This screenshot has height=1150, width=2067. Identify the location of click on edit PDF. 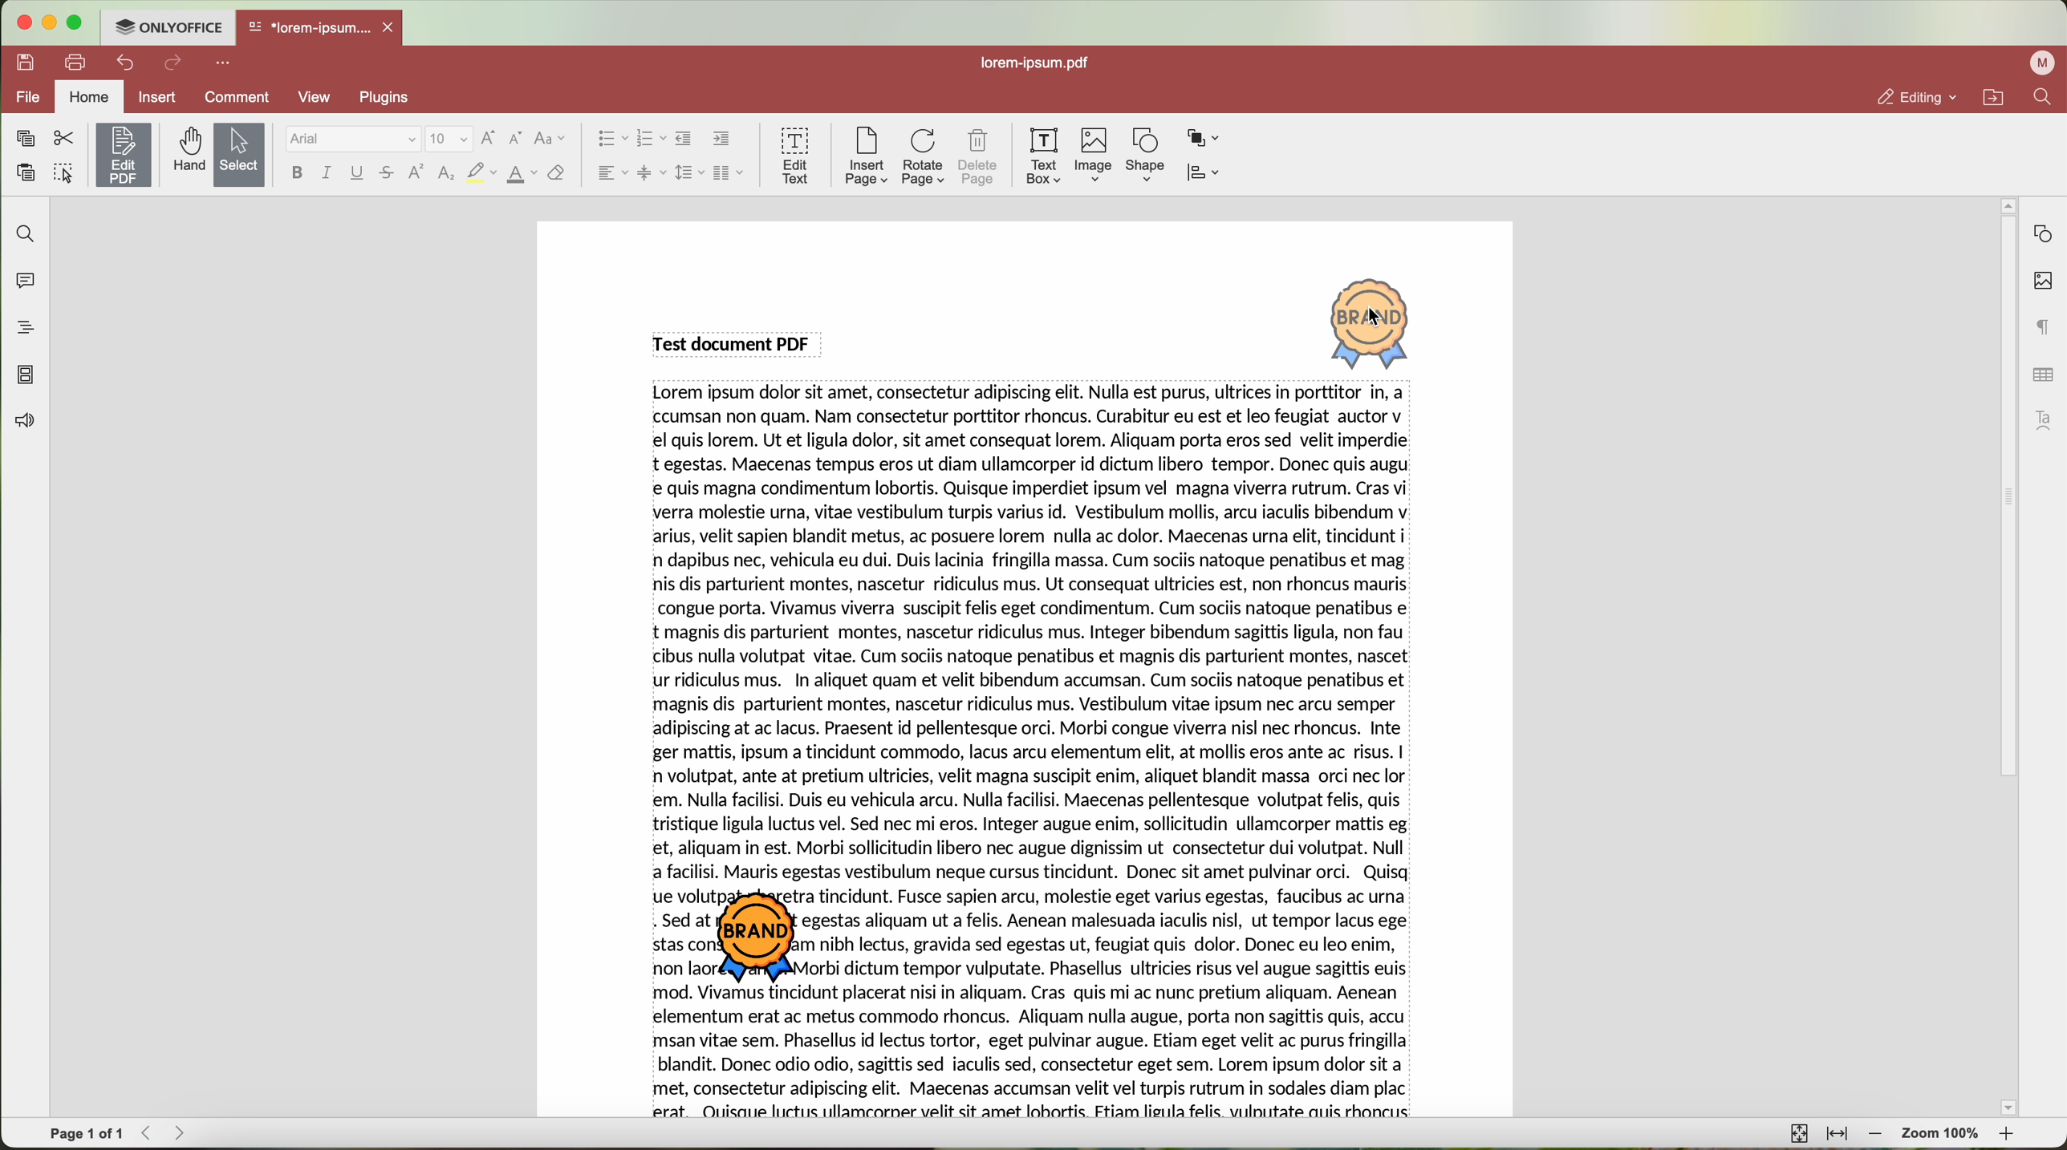
(125, 157).